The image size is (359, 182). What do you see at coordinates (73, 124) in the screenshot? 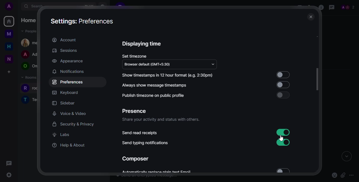
I see `security` at bounding box center [73, 124].